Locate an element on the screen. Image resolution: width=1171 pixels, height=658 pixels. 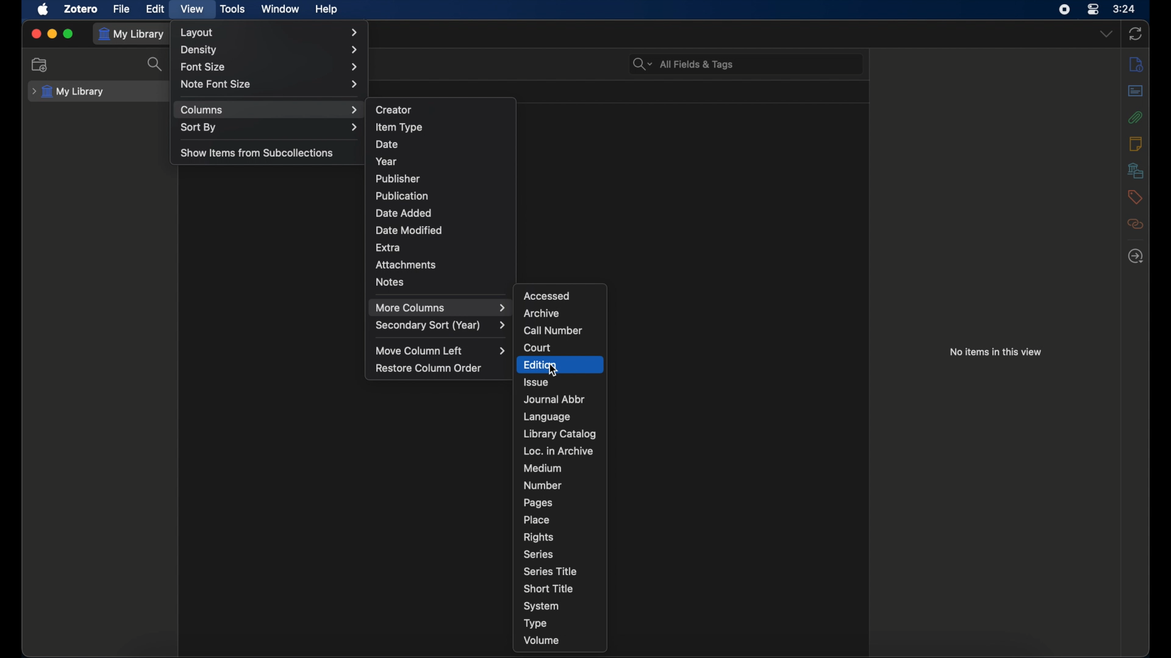
place is located at coordinates (537, 520).